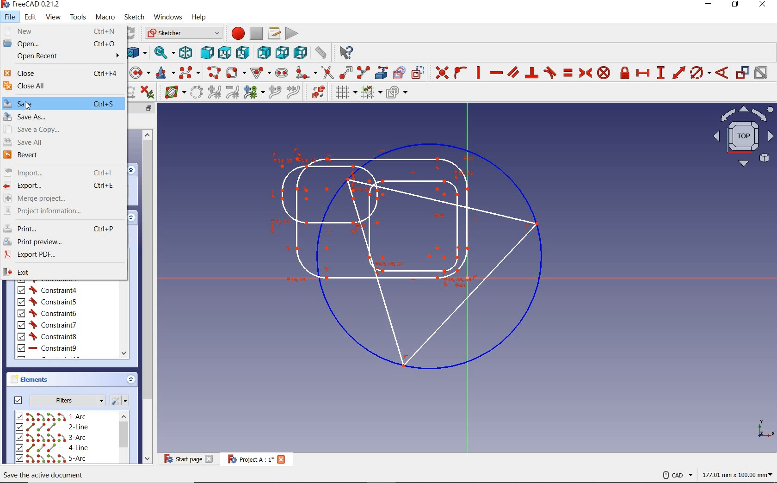  I want to click on create slot, so click(281, 73).